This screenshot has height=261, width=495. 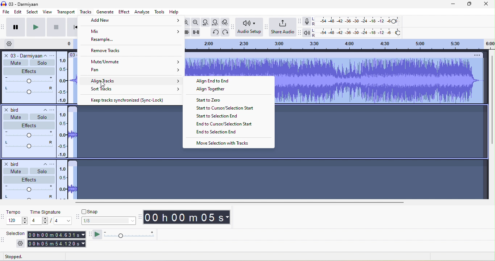 I want to click on tracks, so click(x=86, y=12).